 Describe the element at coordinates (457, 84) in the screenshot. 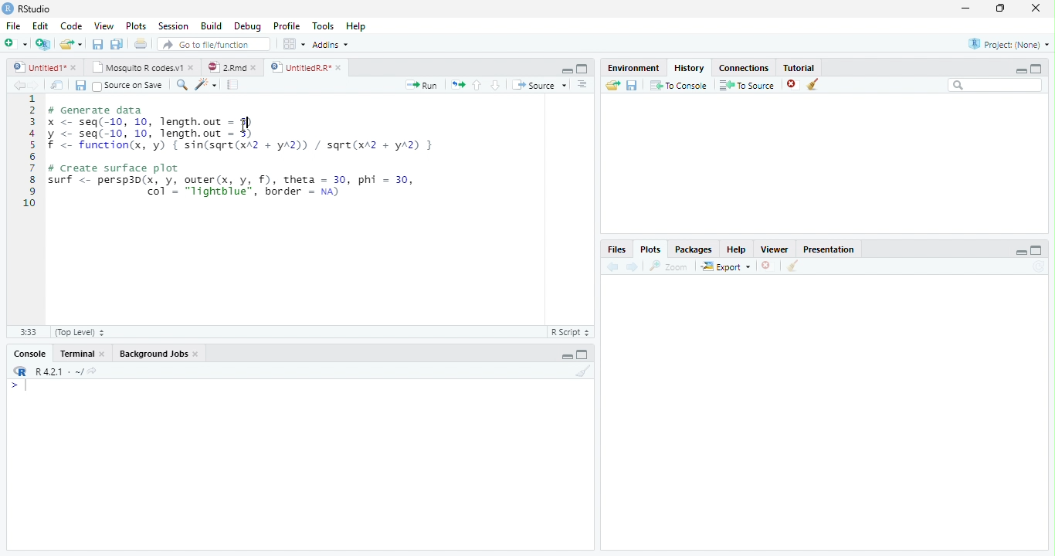

I see `Re-run the previous code region` at that location.